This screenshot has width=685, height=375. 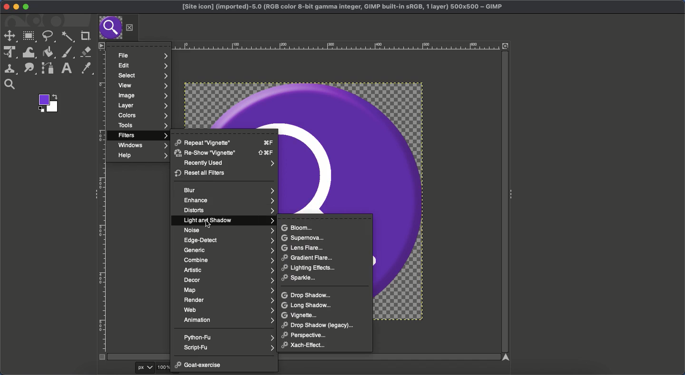 What do you see at coordinates (65, 68) in the screenshot?
I see `Text` at bounding box center [65, 68].